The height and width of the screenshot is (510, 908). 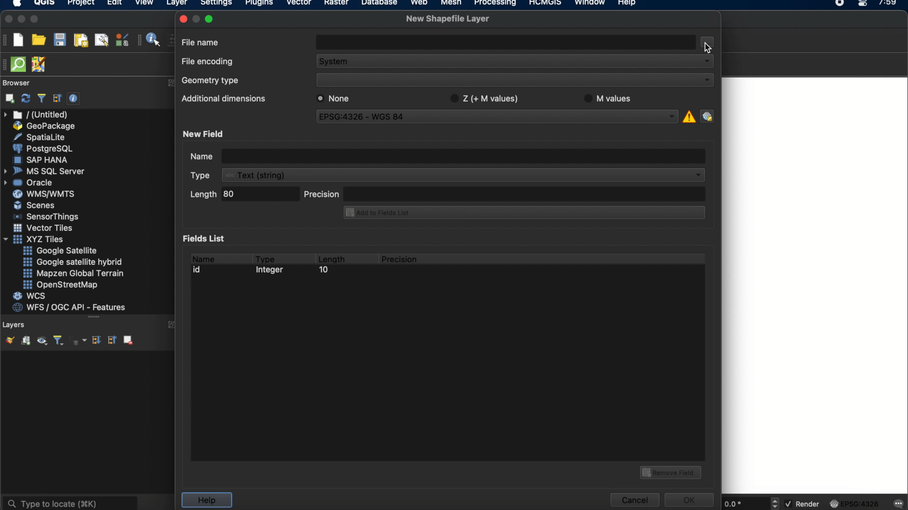 What do you see at coordinates (31, 297) in the screenshot?
I see `wcs` at bounding box center [31, 297].